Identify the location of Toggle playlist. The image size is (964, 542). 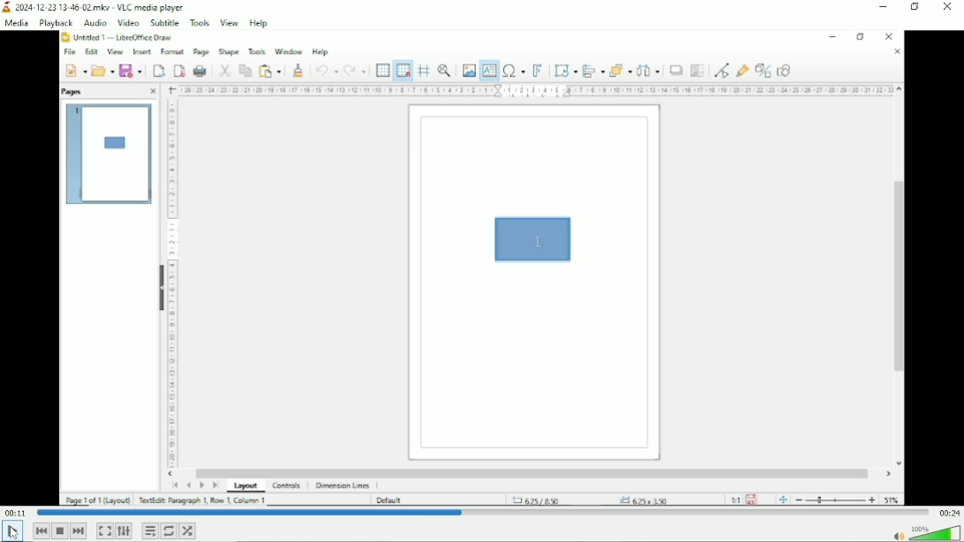
(149, 531).